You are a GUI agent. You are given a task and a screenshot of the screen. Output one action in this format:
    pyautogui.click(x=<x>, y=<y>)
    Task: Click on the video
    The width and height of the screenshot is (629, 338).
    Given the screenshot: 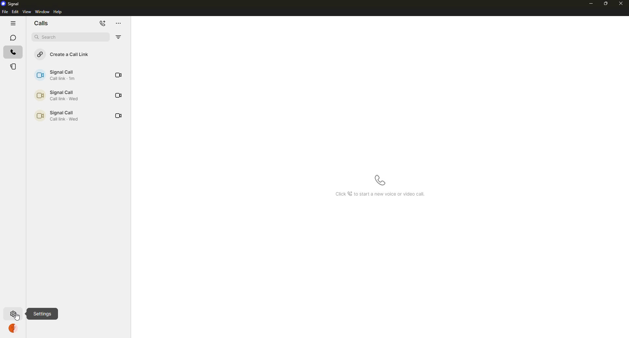 What is the action you would take?
    pyautogui.click(x=118, y=75)
    